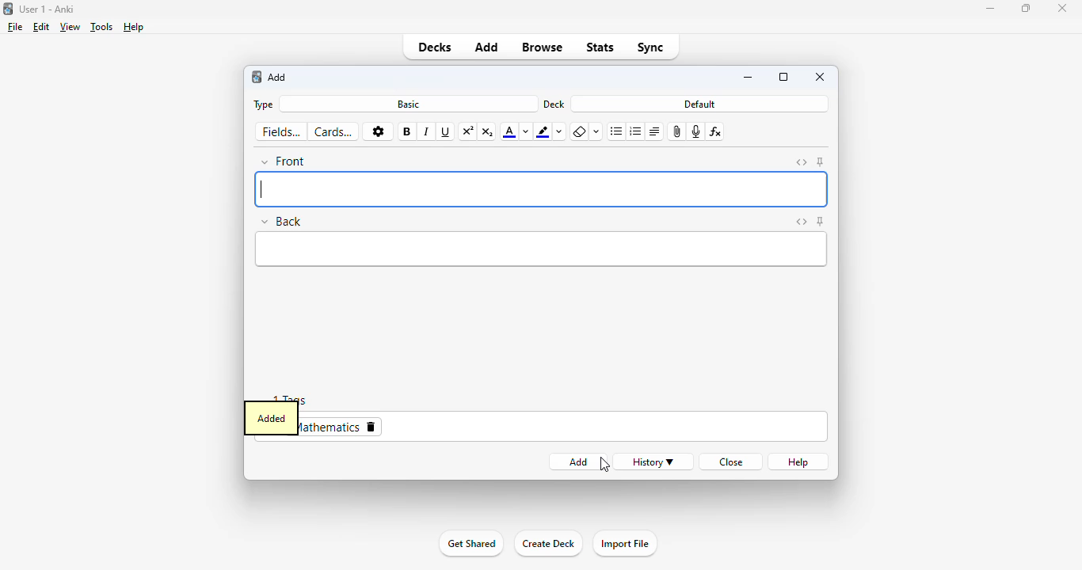 The width and height of the screenshot is (1082, 570). I want to click on close, so click(1062, 8).